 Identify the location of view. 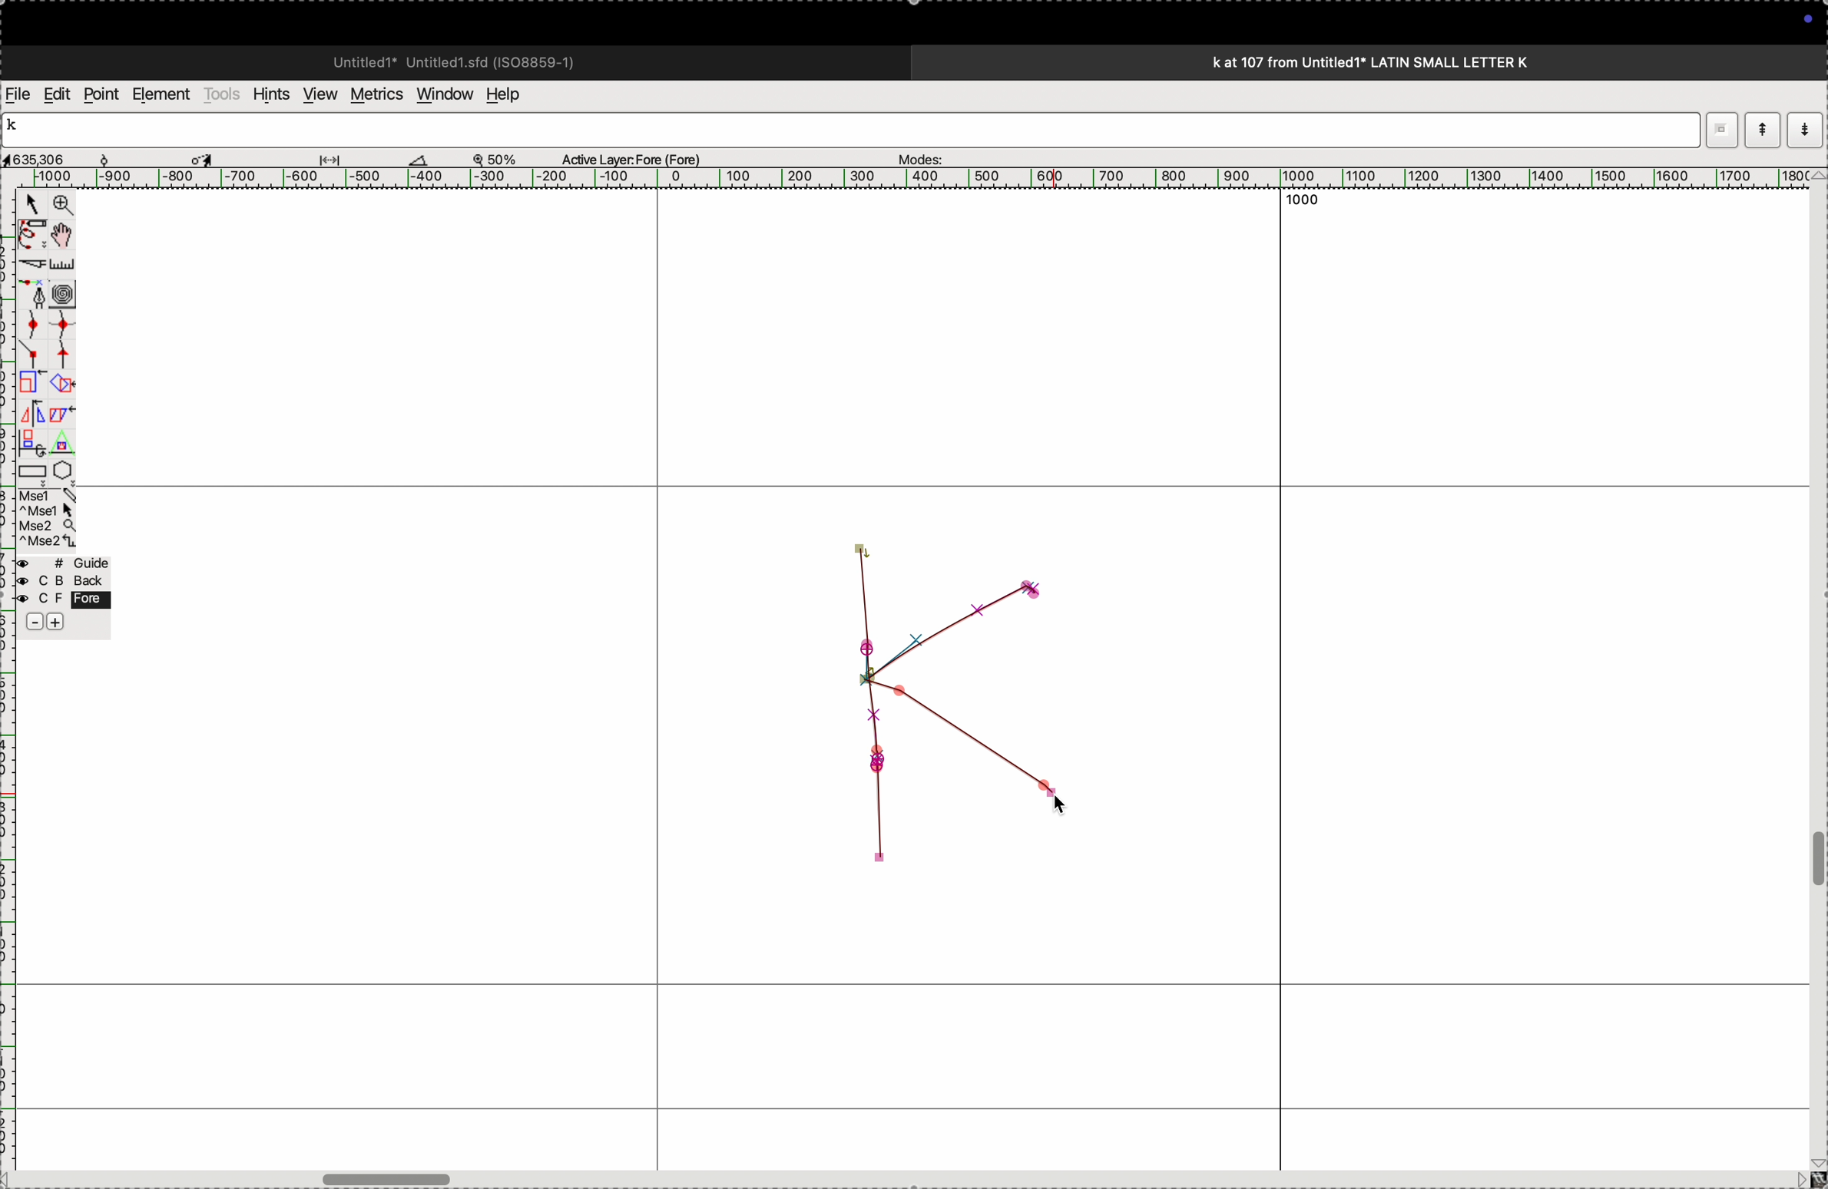
(316, 94).